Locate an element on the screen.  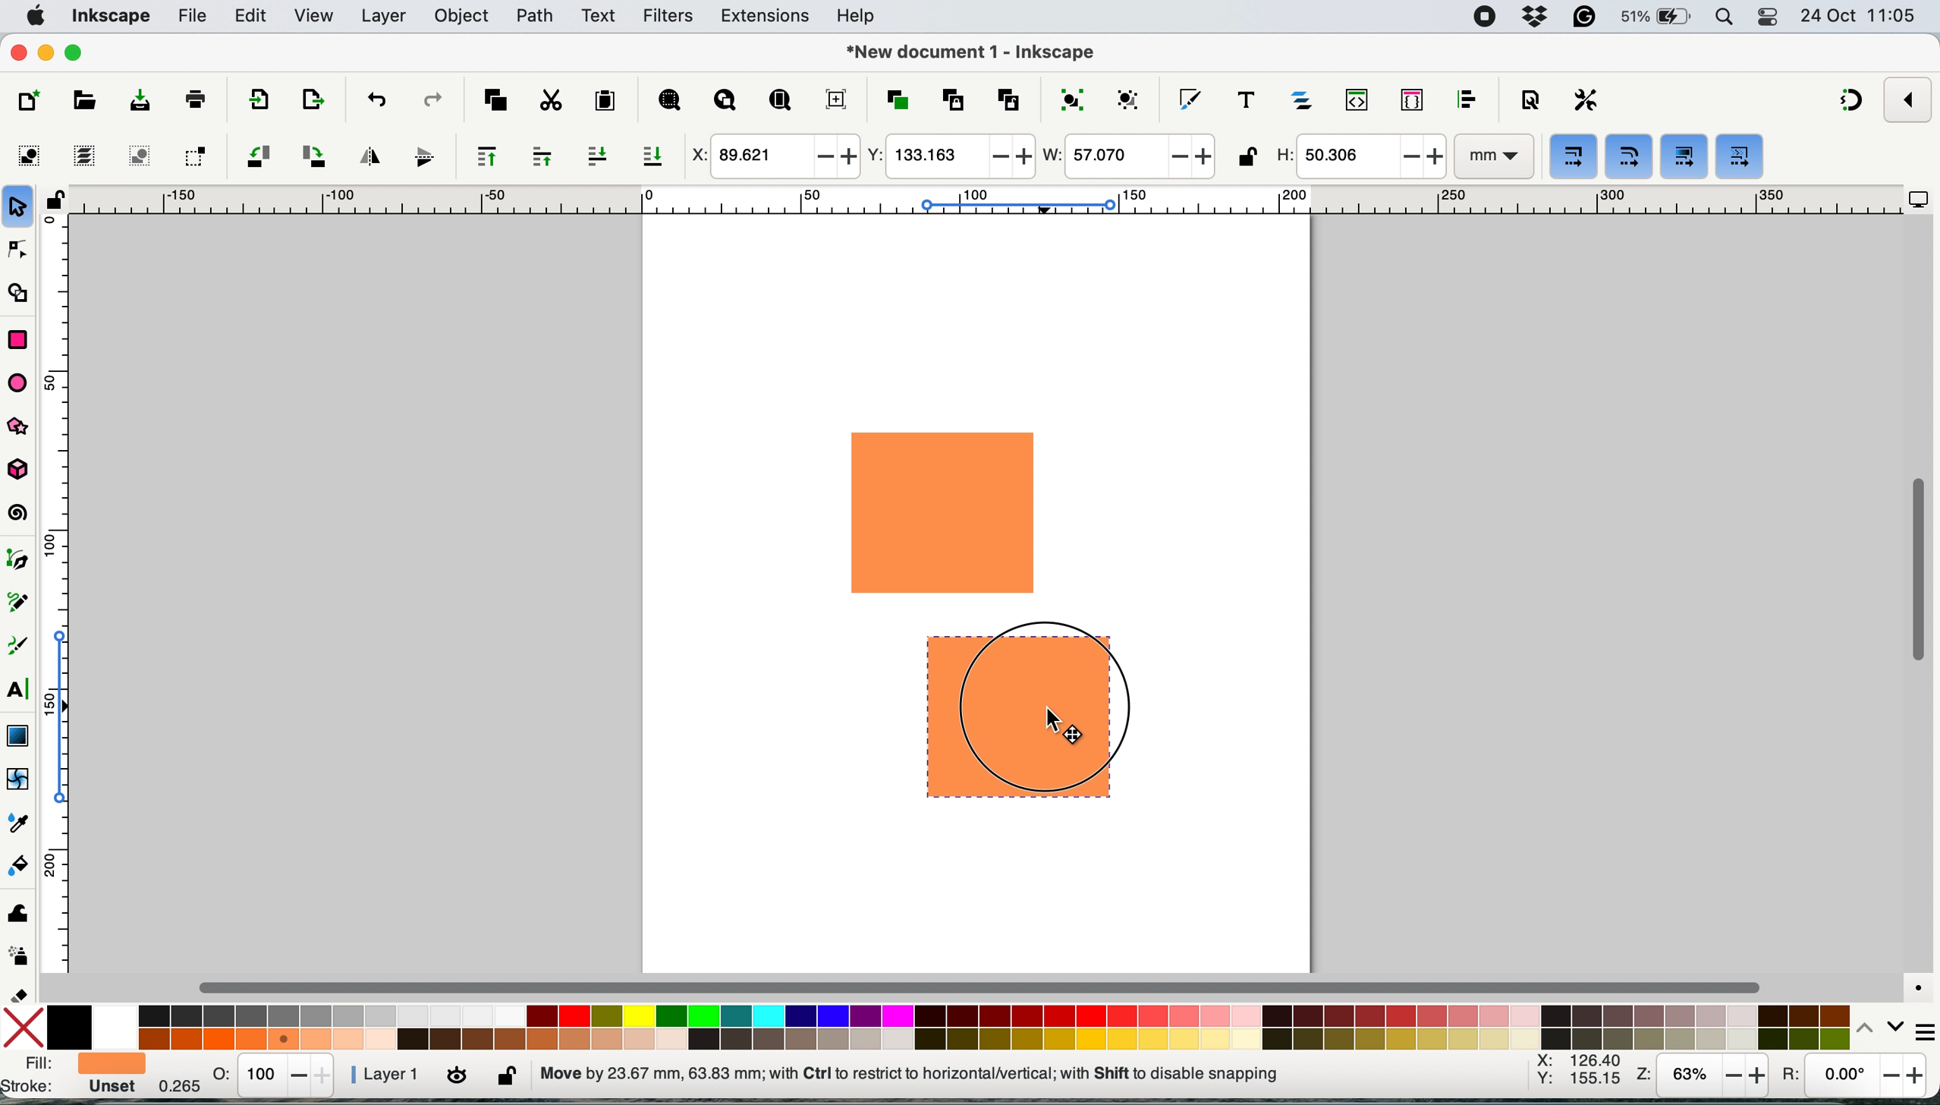
erase tool is located at coordinates (21, 994).